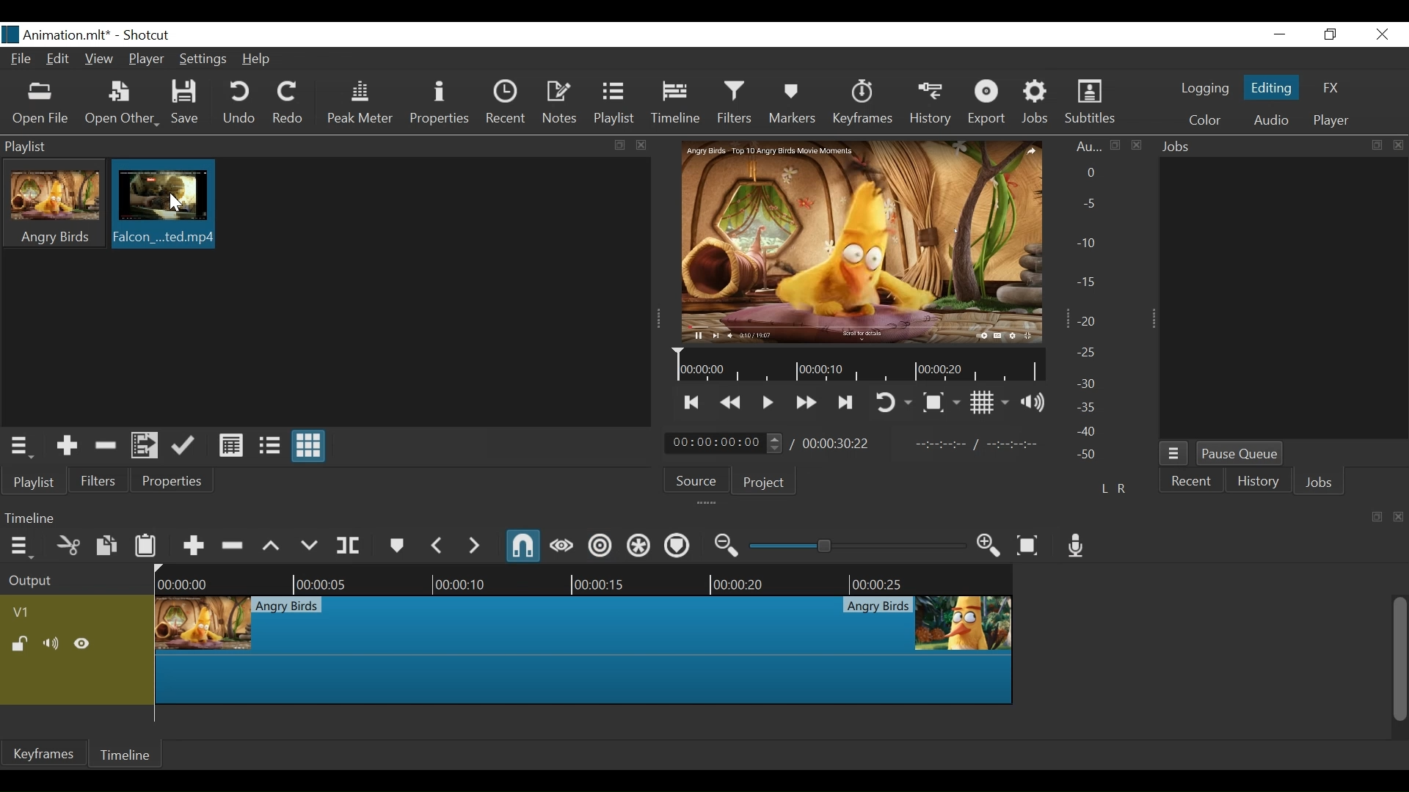 This screenshot has height=792, width=1409. What do you see at coordinates (1239, 455) in the screenshot?
I see `Pause Queue` at bounding box center [1239, 455].